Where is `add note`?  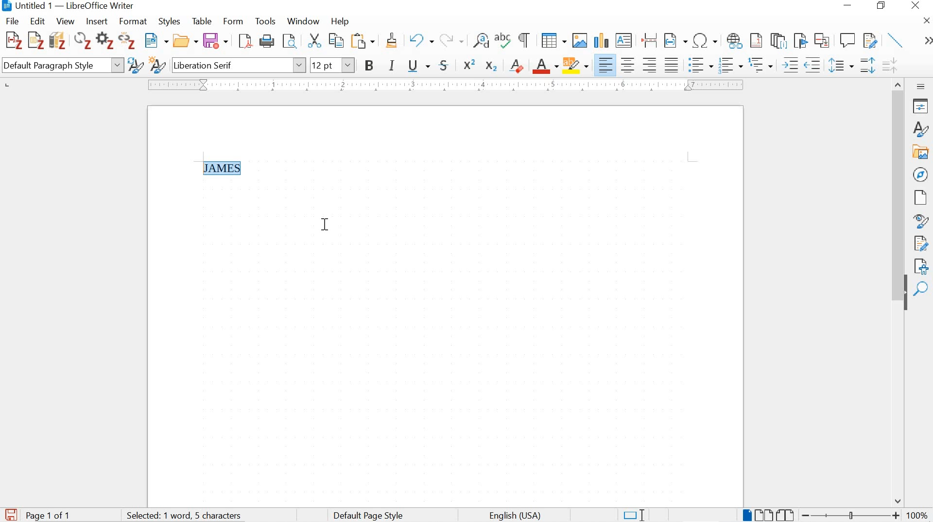 add note is located at coordinates (36, 39).